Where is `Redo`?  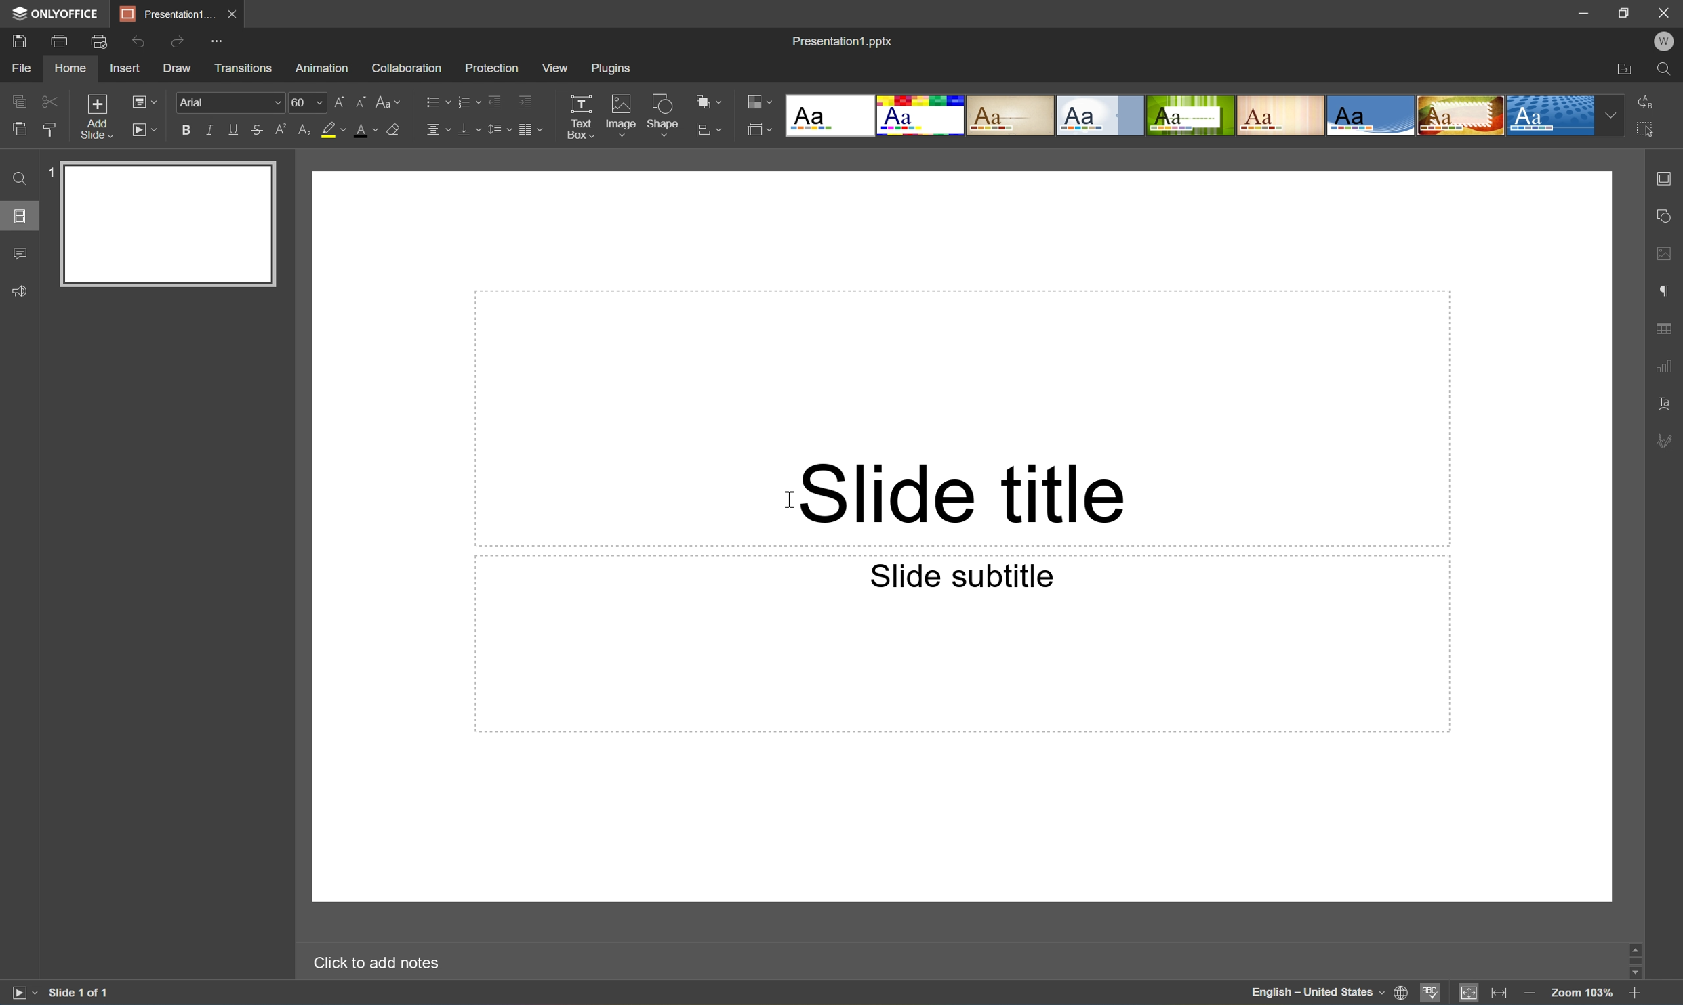 Redo is located at coordinates (175, 43).